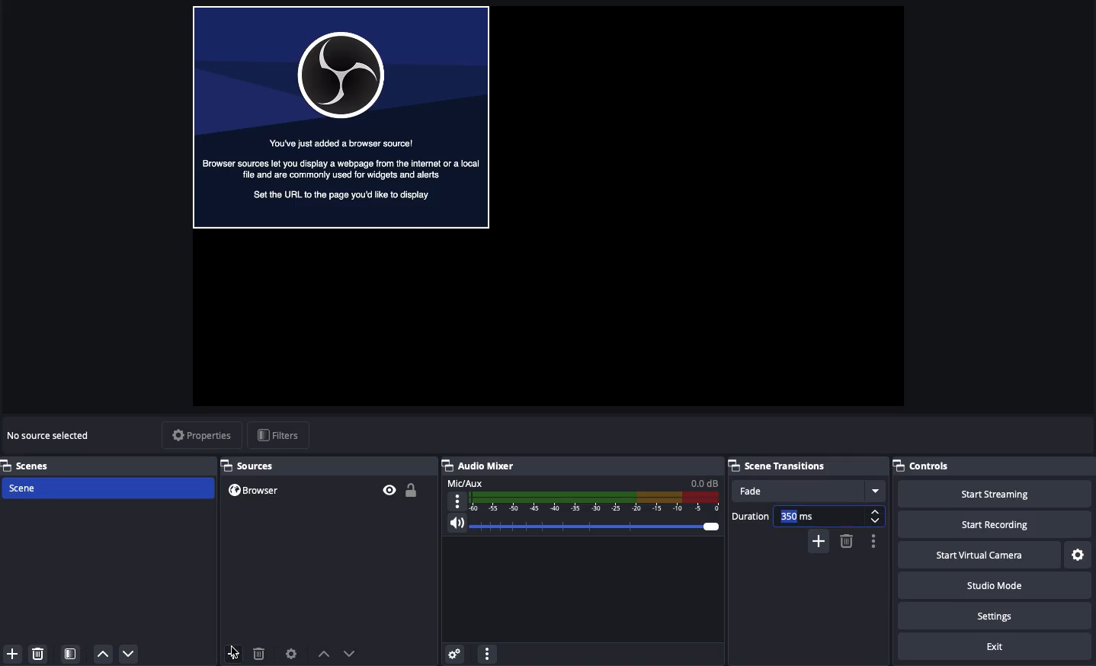  What do you see at coordinates (874, 543) in the screenshot?
I see `Options` at bounding box center [874, 543].